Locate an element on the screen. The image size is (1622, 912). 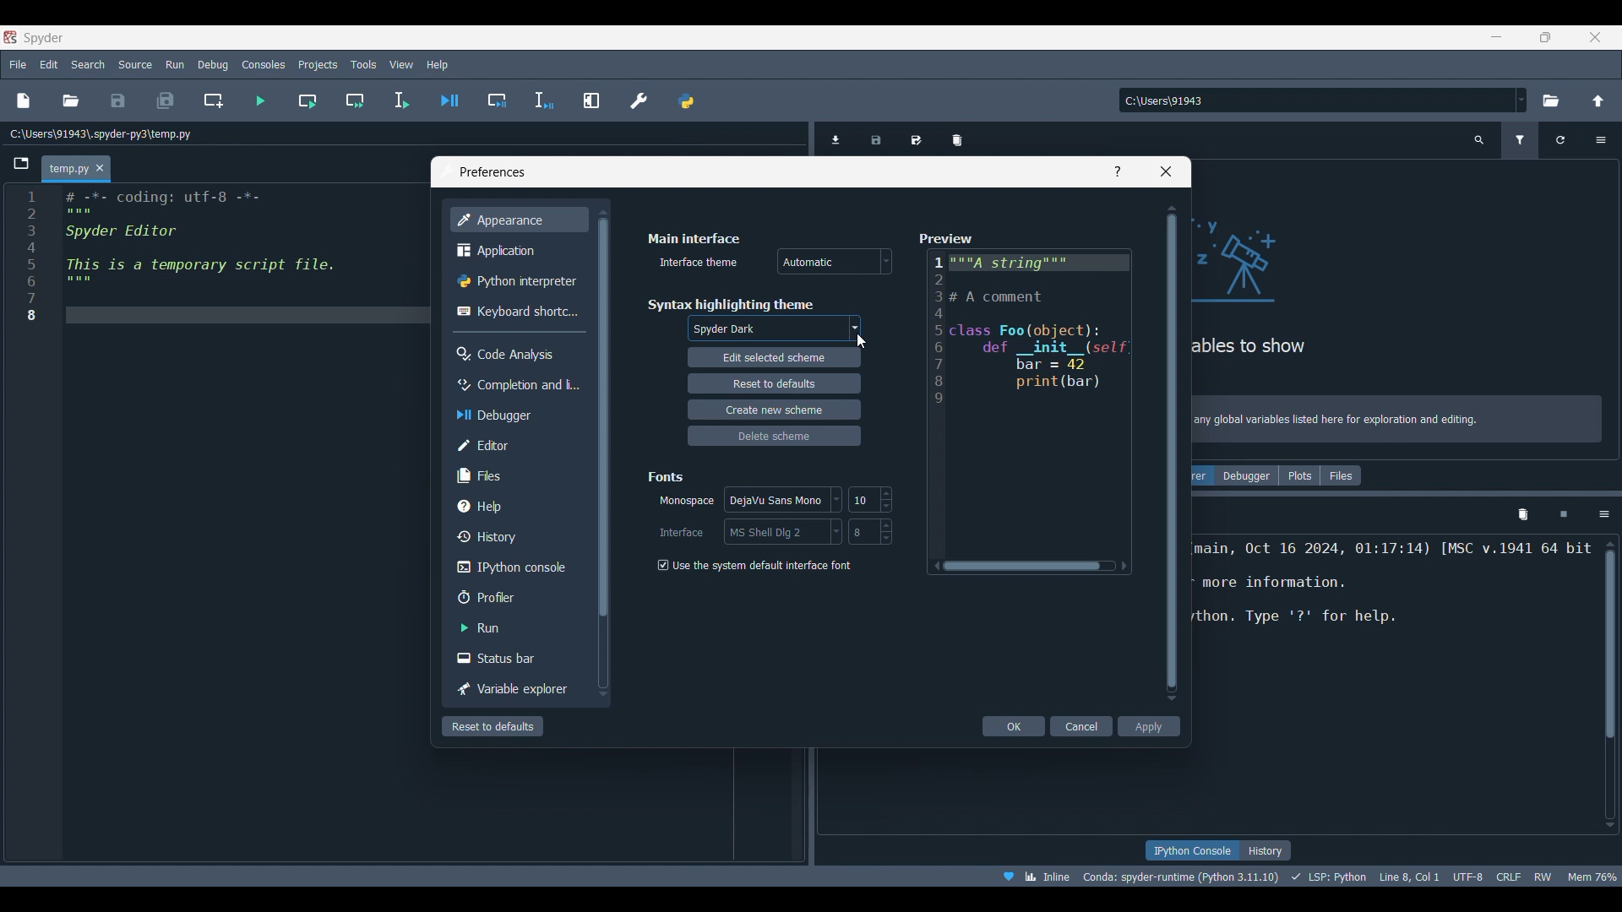
Help menu is located at coordinates (438, 64).